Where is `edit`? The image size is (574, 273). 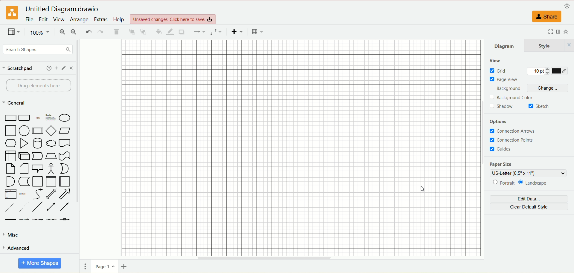 edit is located at coordinates (43, 20).